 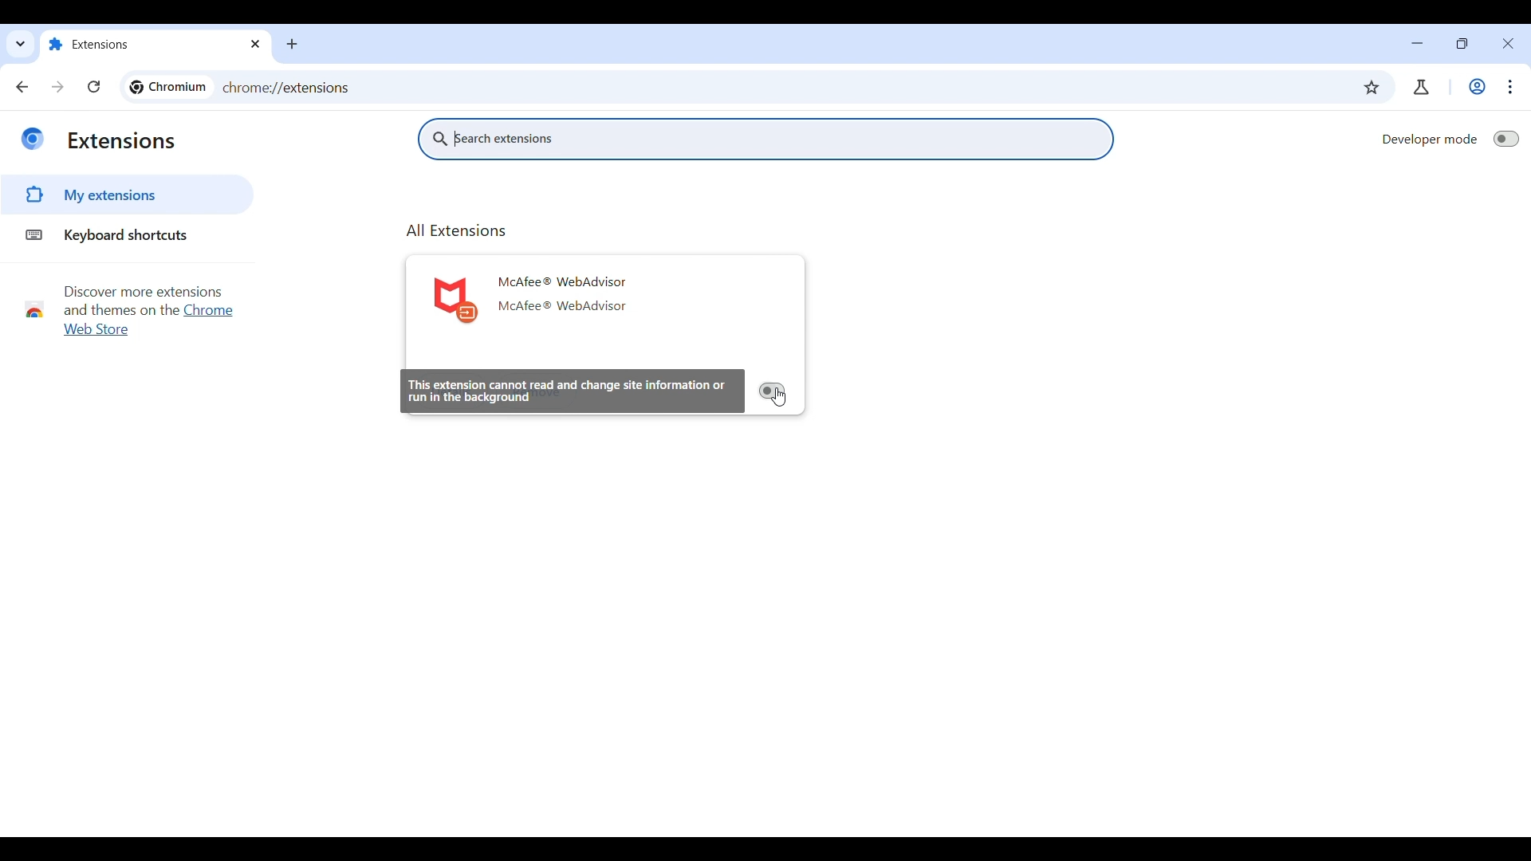 I want to click on Toggle on to switch to Developer mode, so click(x=1506, y=139).